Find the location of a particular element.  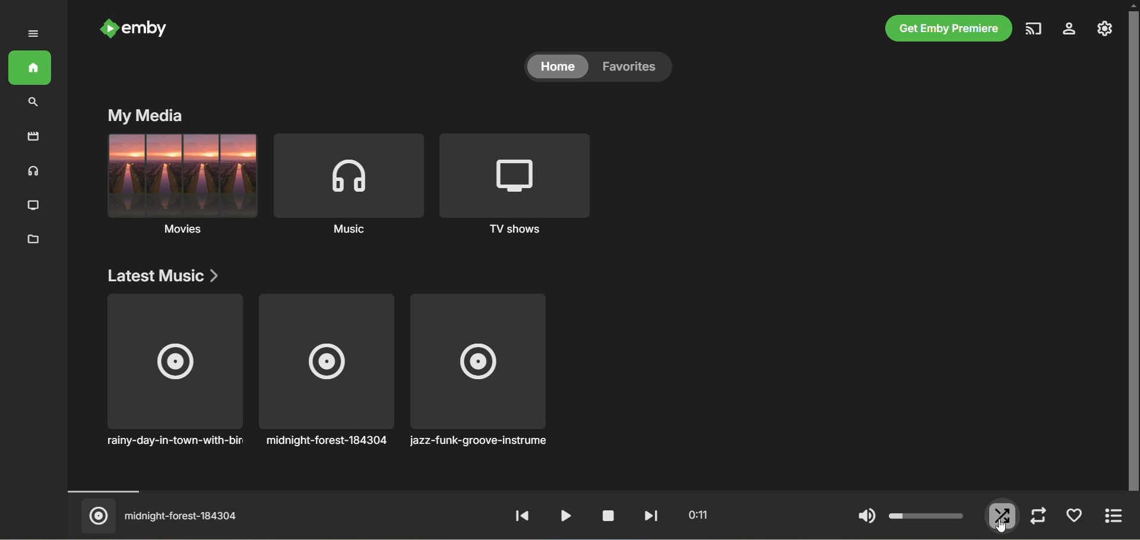

(©  midnight-forest-184304 is located at coordinates (163, 516).